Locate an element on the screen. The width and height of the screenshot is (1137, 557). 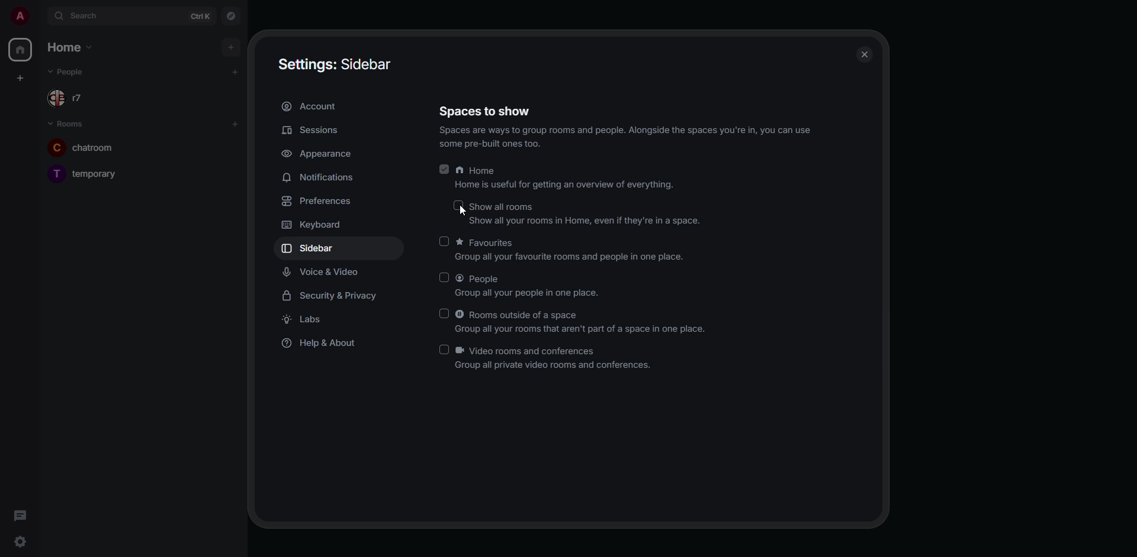
expand is located at coordinates (39, 18).